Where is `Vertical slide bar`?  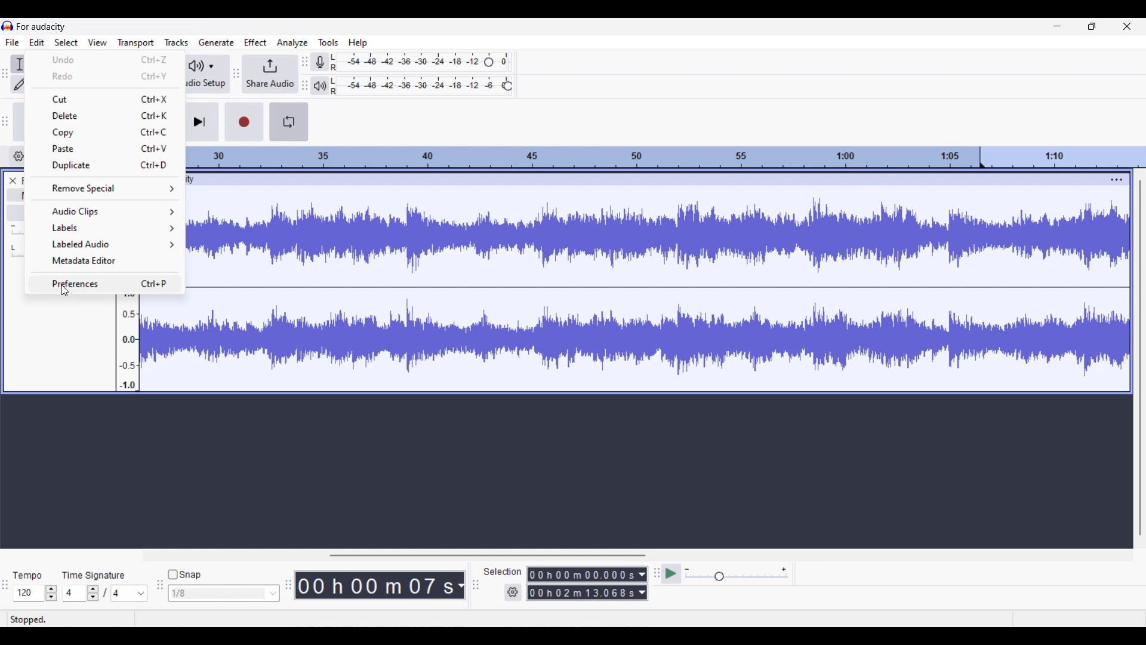
Vertical slide bar is located at coordinates (1141, 358).